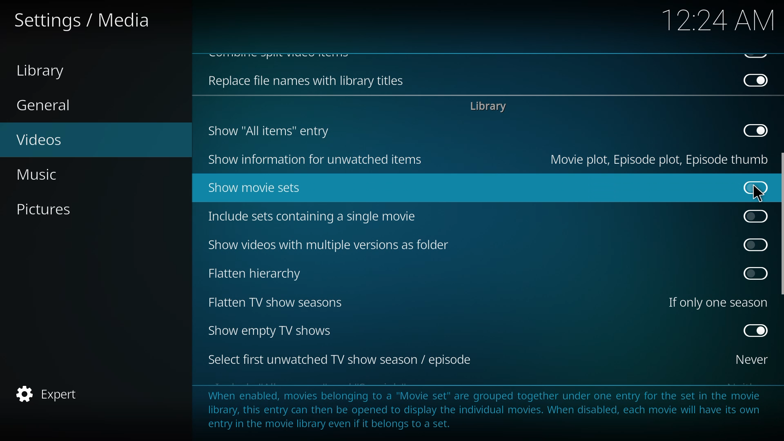  Describe the element at coordinates (717, 20) in the screenshot. I see `time` at that location.